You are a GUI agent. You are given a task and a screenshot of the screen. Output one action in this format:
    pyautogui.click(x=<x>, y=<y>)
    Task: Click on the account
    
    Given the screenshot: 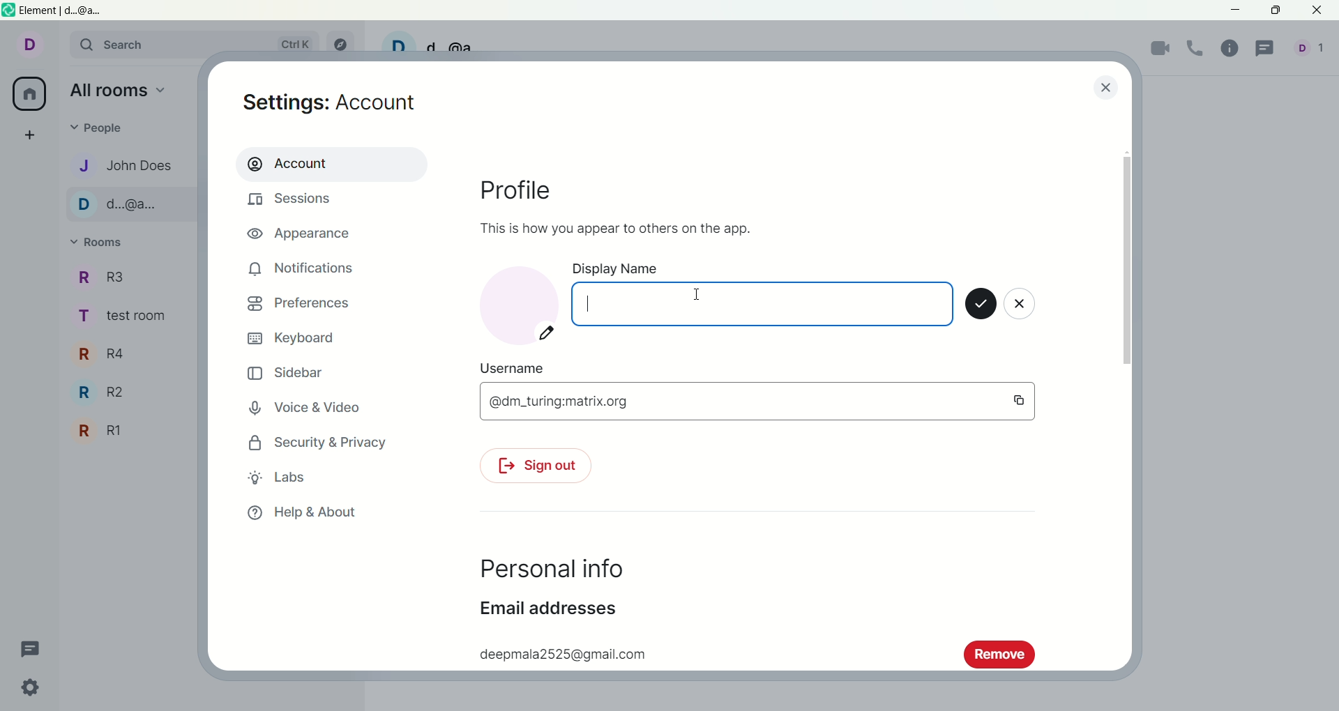 What is the action you would take?
    pyautogui.click(x=330, y=163)
    